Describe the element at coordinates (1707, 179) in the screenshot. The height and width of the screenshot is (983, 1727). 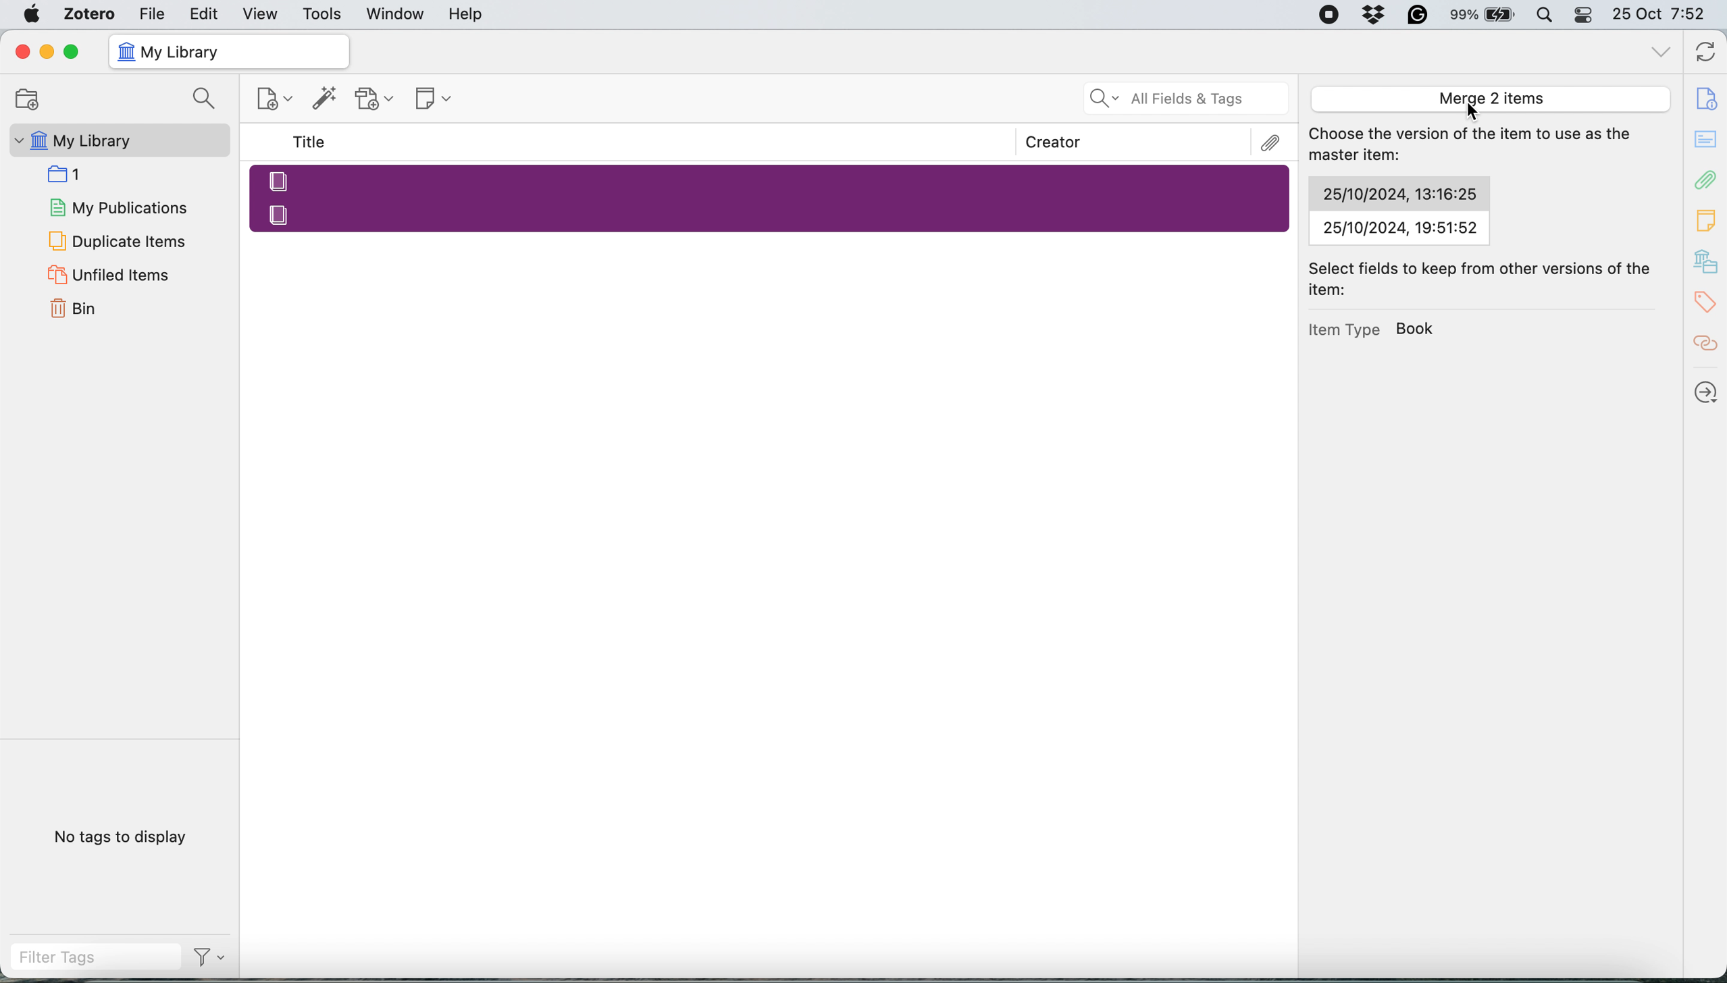
I see `Attachment` at that location.